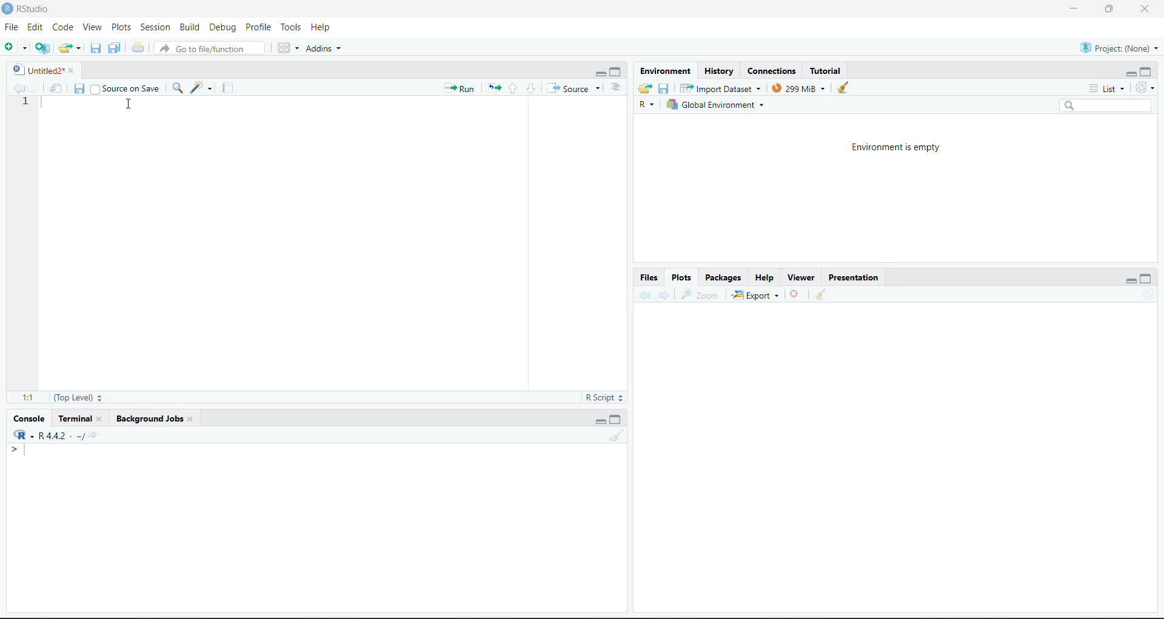  What do you see at coordinates (1145, 8) in the screenshot?
I see `close` at bounding box center [1145, 8].